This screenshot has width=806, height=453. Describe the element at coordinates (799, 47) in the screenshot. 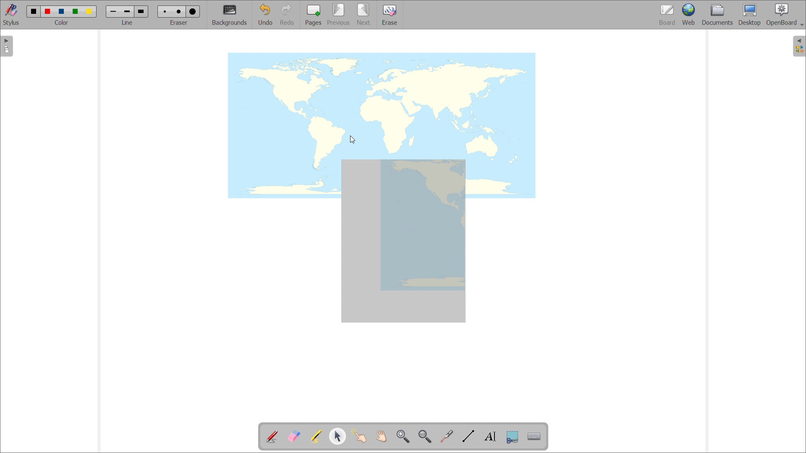

I see `open folder view` at that location.